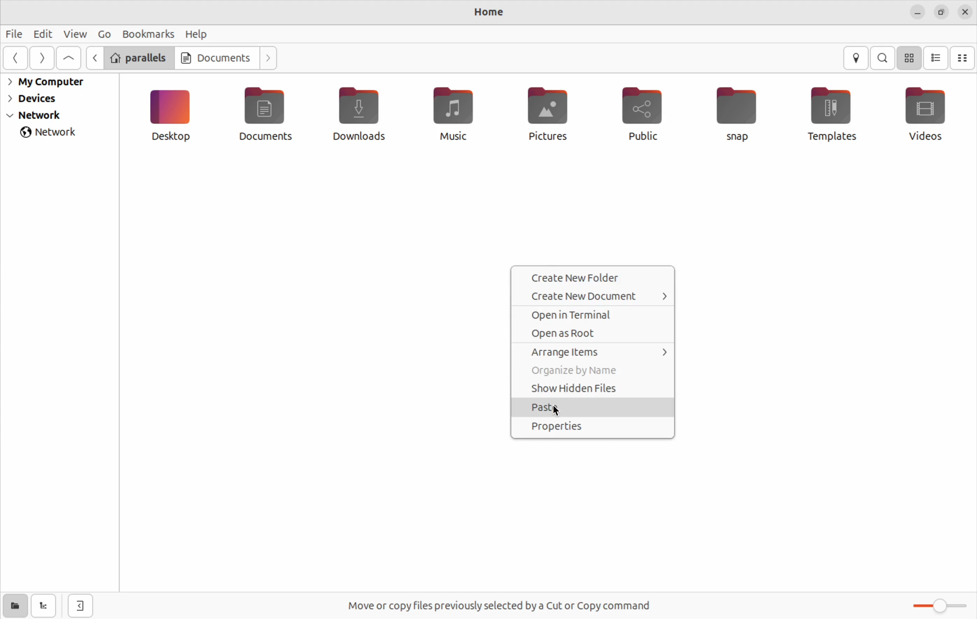  Describe the element at coordinates (51, 83) in the screenshot. I see `My computer` at that location.